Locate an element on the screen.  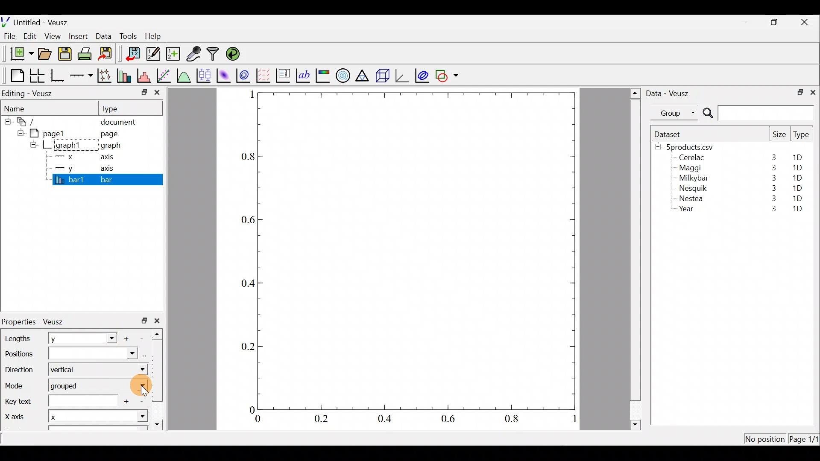
Plot a function is located at coordinates (184, 75).